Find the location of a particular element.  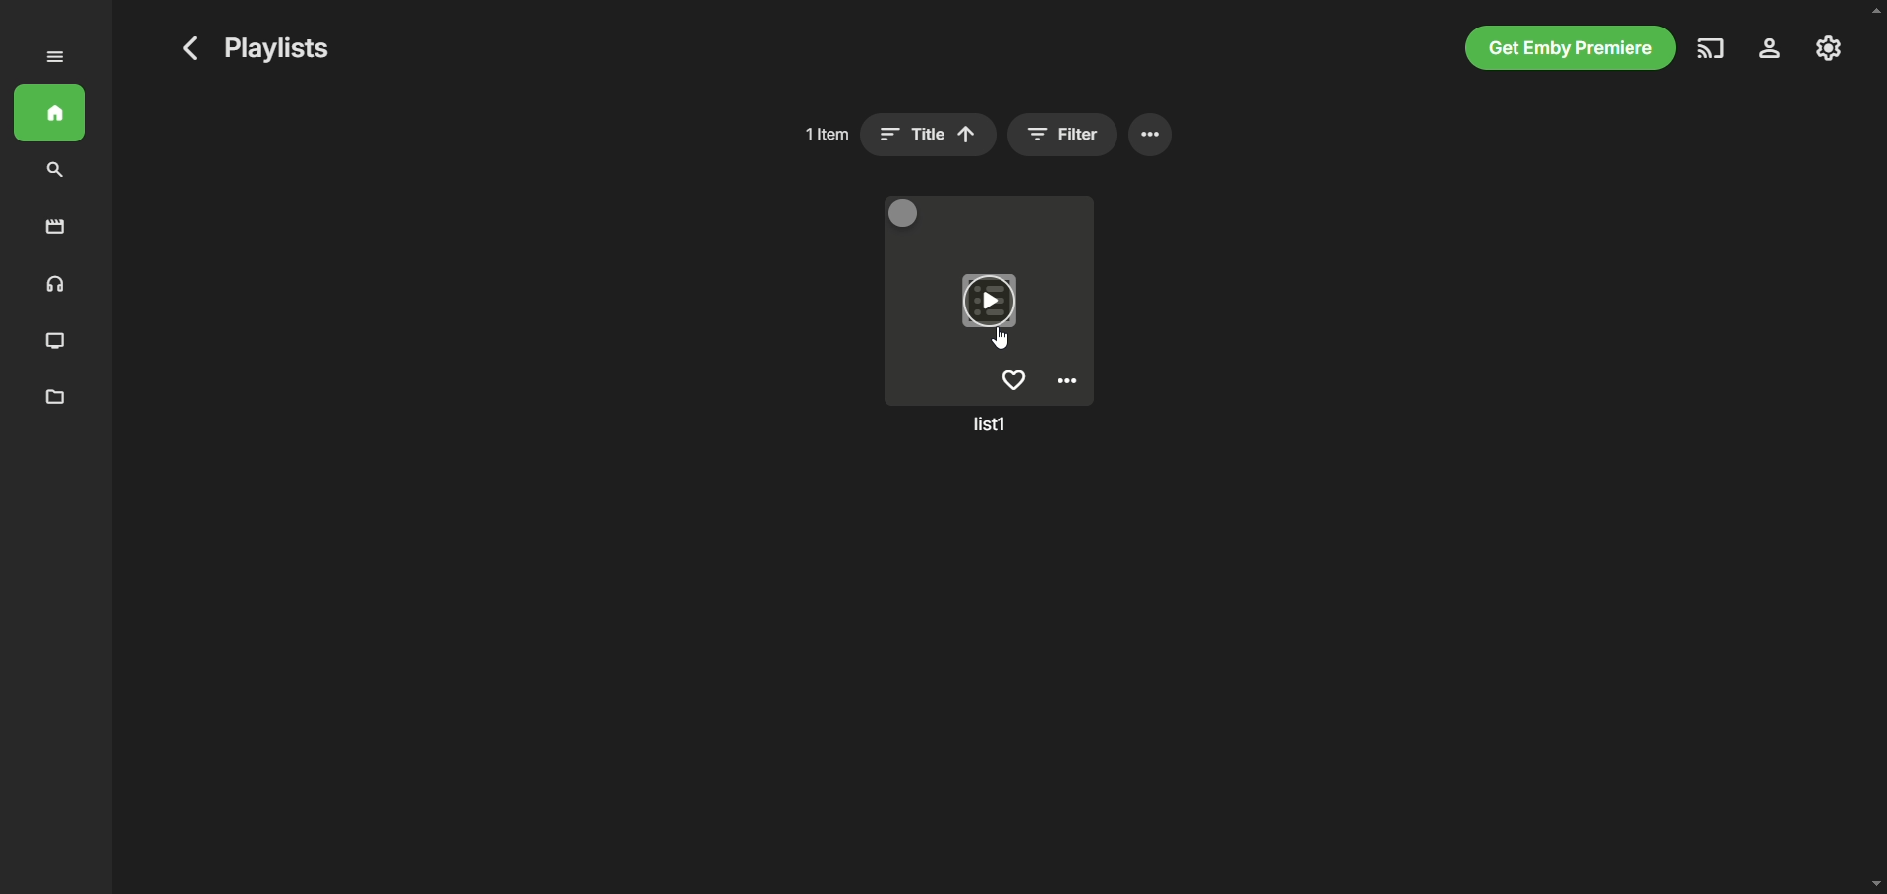

settings is located at coordinates (1771, 48).